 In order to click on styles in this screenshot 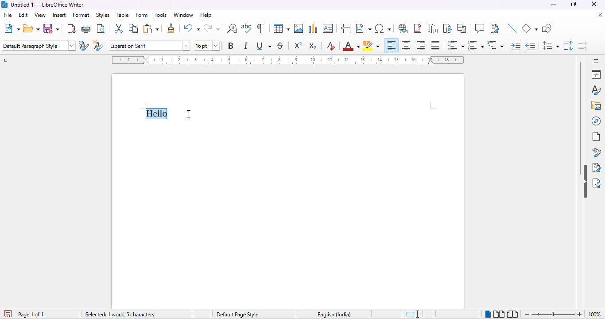, I will do `click(103, 15)`.